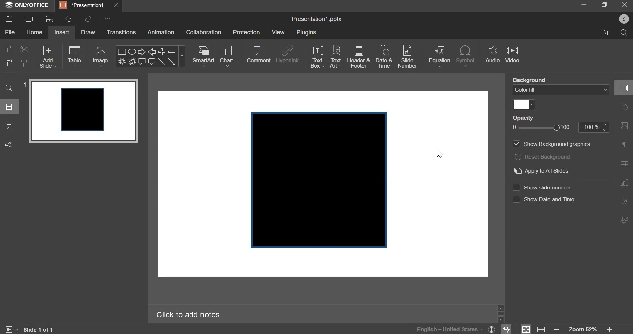 This screenshot has height=334, width=633. What do you see at coordinates (605, 32) in the screenshot?
I see `file location` at bounding box center [605, 32].